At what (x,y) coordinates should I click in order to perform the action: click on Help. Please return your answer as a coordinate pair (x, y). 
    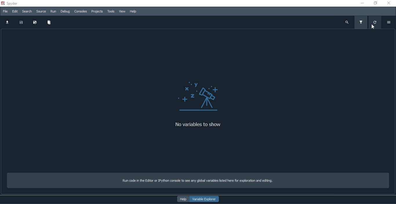
    Looking at the image, I should click on (133, 12).